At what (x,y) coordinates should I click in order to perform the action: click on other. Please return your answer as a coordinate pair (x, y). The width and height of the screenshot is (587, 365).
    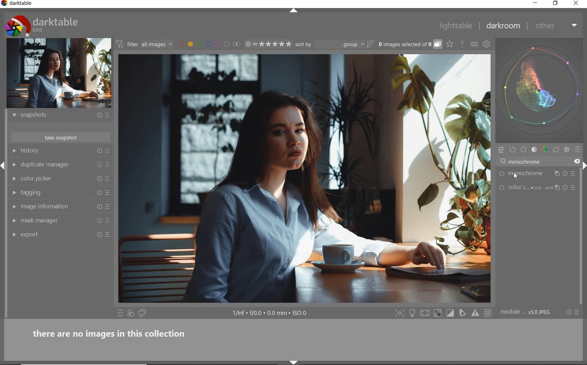
    Looking at the image, I should click on (557, 26).